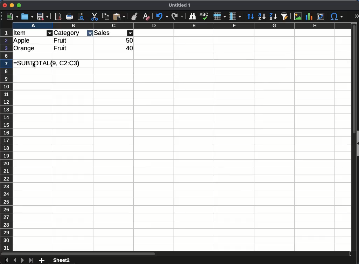  What do you see at coordinates (5, 5) in the screenshot?
I see `close` at bounding box center [5, 5].